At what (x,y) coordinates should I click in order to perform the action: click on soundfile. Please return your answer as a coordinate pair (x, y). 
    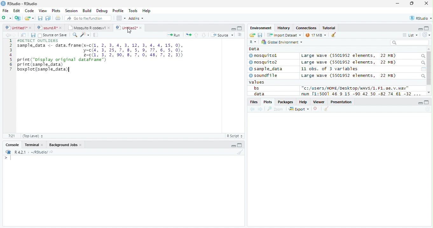
    Looking at the image, I should click on (264, 76).